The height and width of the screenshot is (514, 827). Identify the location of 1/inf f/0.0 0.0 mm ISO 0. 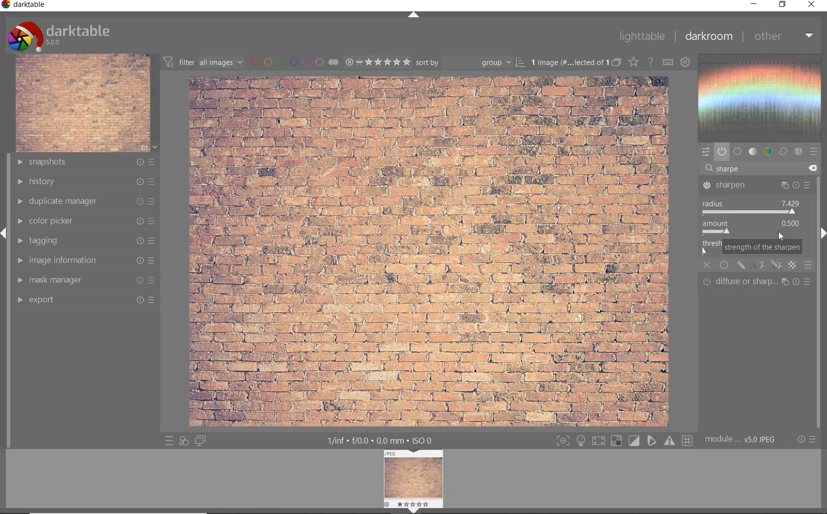
(380, 440).